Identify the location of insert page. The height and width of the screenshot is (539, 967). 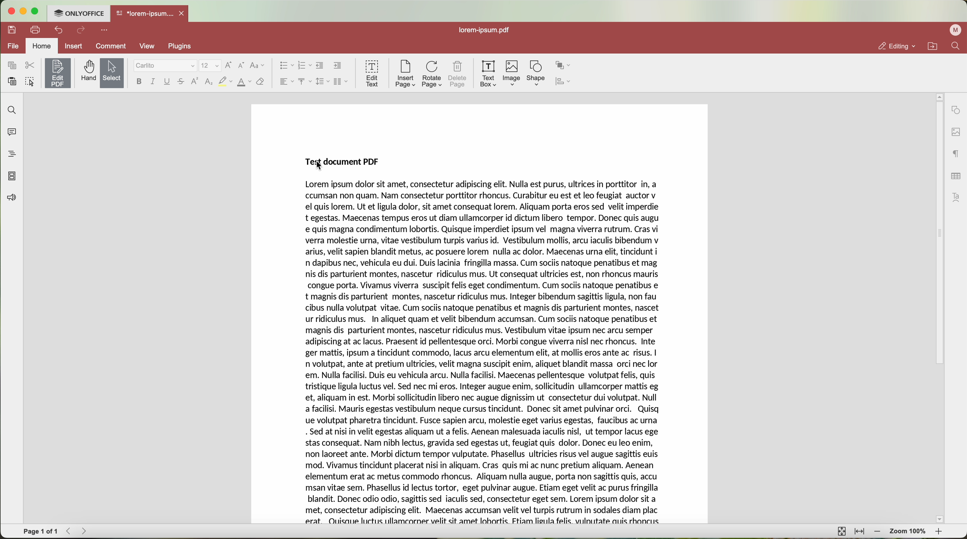
(405, 75).